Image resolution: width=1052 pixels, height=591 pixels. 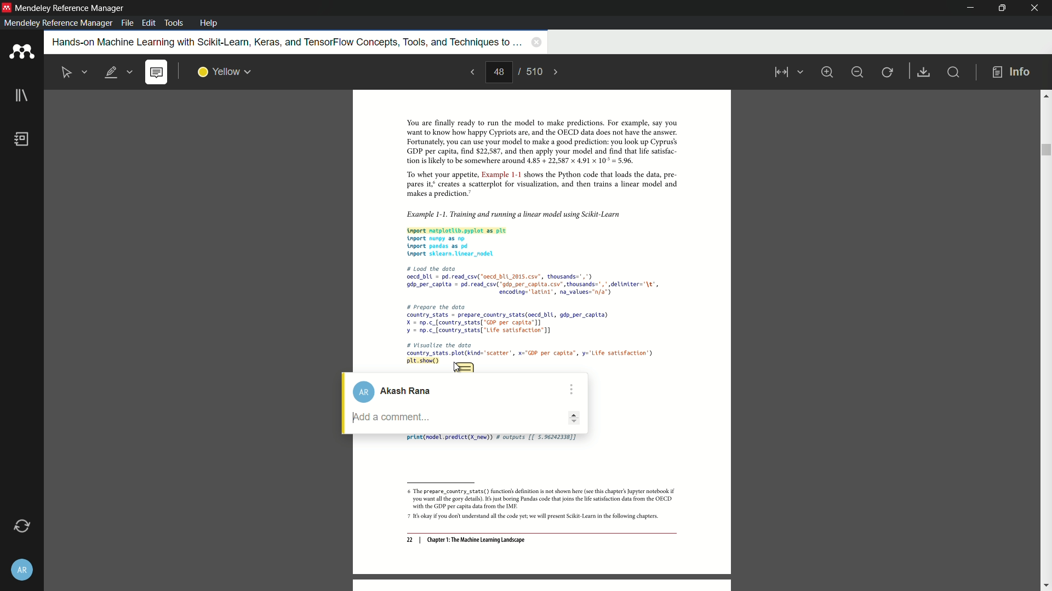 I want to click on current page, so click(x=499, y=72).